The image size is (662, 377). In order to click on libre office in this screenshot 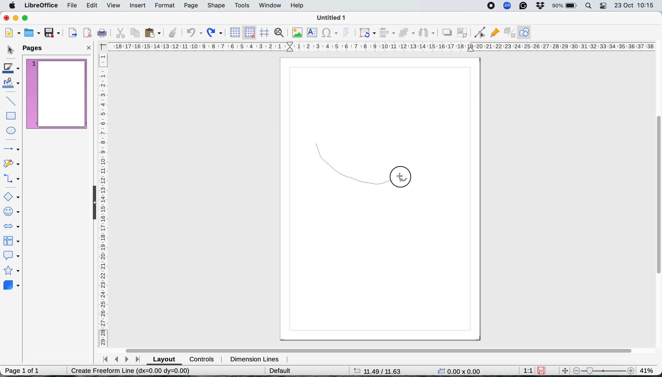, I will do `click(42, 6)`.